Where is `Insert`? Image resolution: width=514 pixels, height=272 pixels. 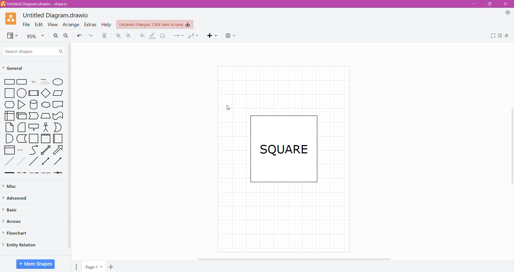
Insert is located at coordinates (213, 36).